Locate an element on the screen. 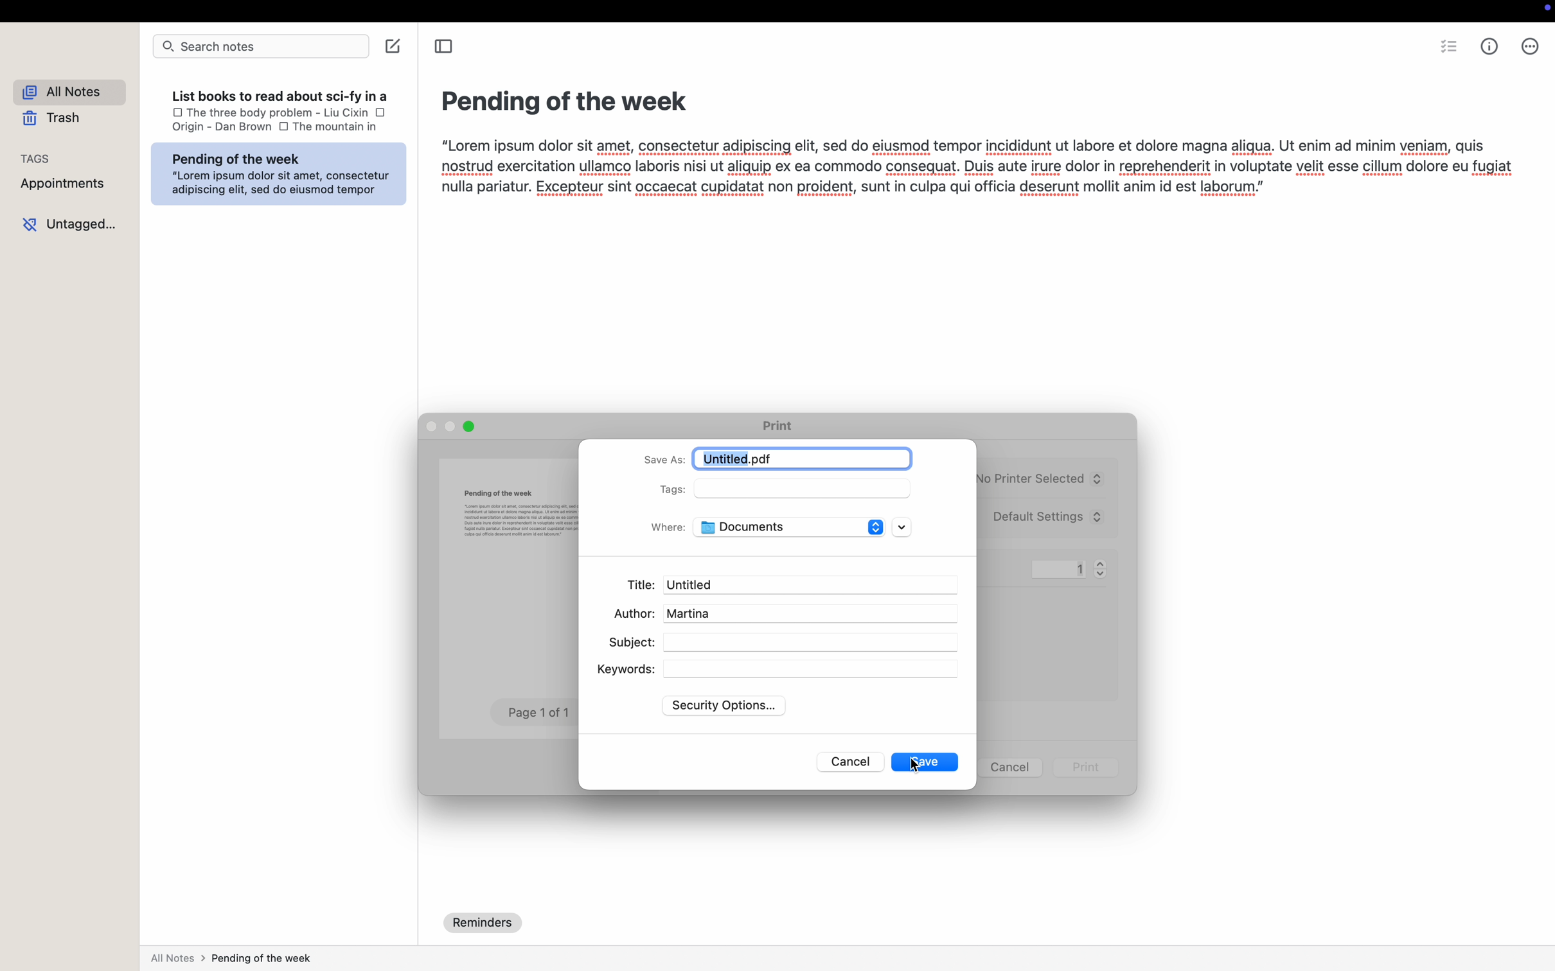 The image size is (1555, 971). cancel is located at coordinates (1011, 767).